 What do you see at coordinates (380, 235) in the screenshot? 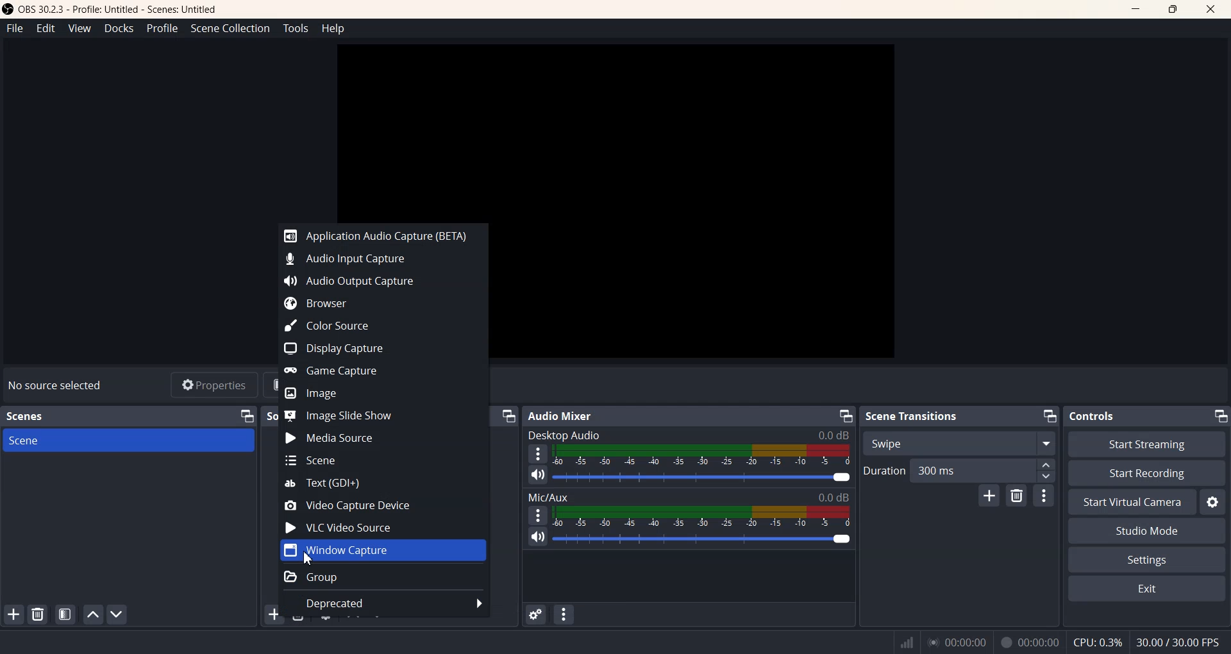
I see `Application Audio Capture (BETA)` at bounding box center [380, 235].